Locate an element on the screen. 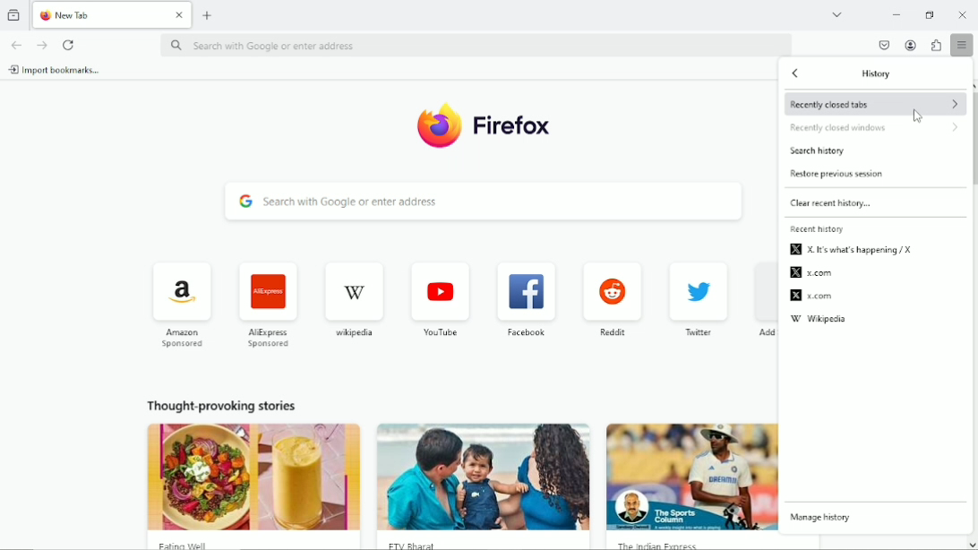 Image resolution: width=978 pixels, height=550 pixels. icon is located at coordinates (519, 293).